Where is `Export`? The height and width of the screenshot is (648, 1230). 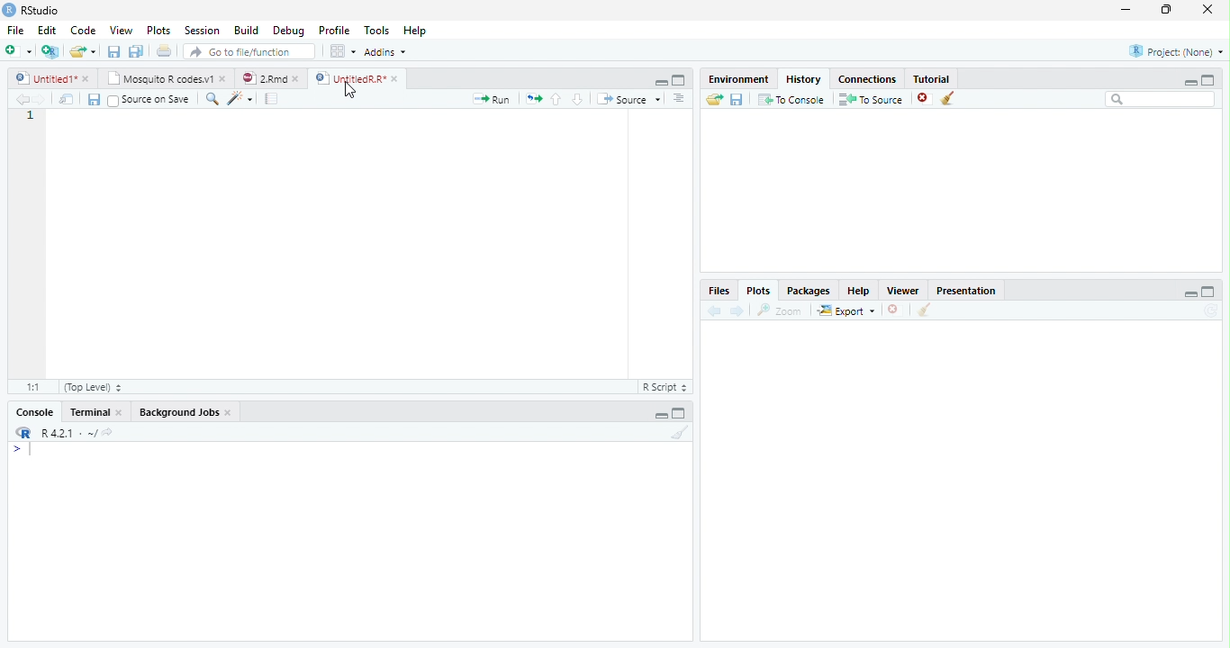
Export is located at coordinates (846, 312).